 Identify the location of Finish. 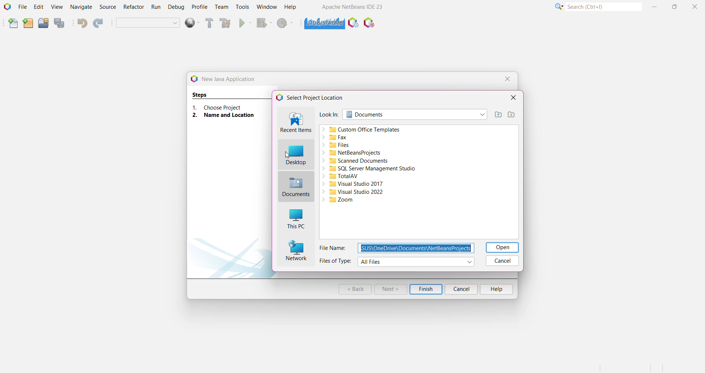
(426, 289).